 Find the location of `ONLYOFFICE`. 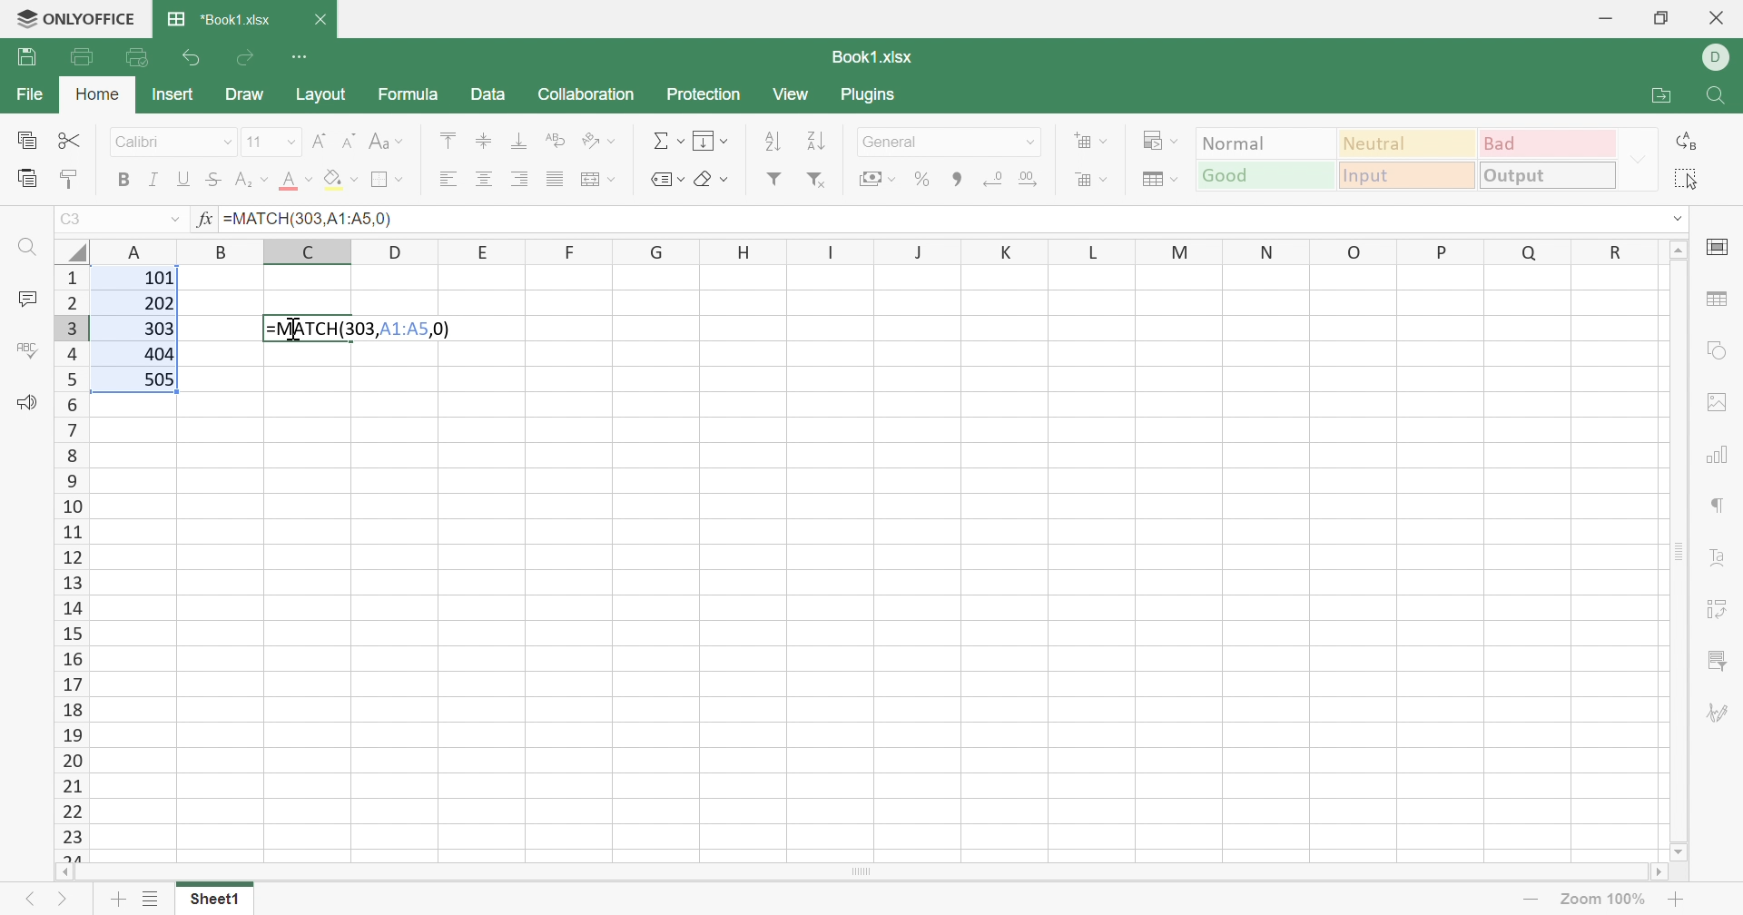

ONLYOFFICE is located at coordinates (78, 18).